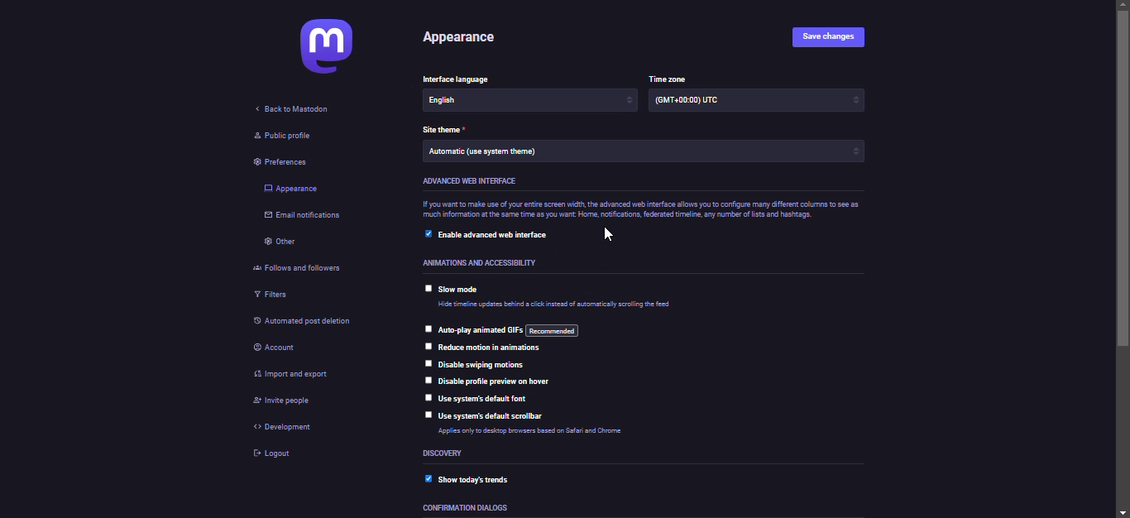 This screenshot has height=518, width=1130. Describe the element at coordinates (443, 132) in the screenshot. I see `theme` at that location.